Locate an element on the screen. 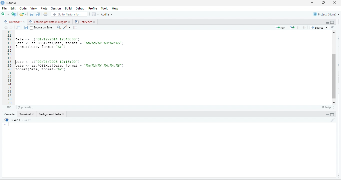 This screenshot has width=341, height=180. R421: ~/ is located at coordinates (21, 120).